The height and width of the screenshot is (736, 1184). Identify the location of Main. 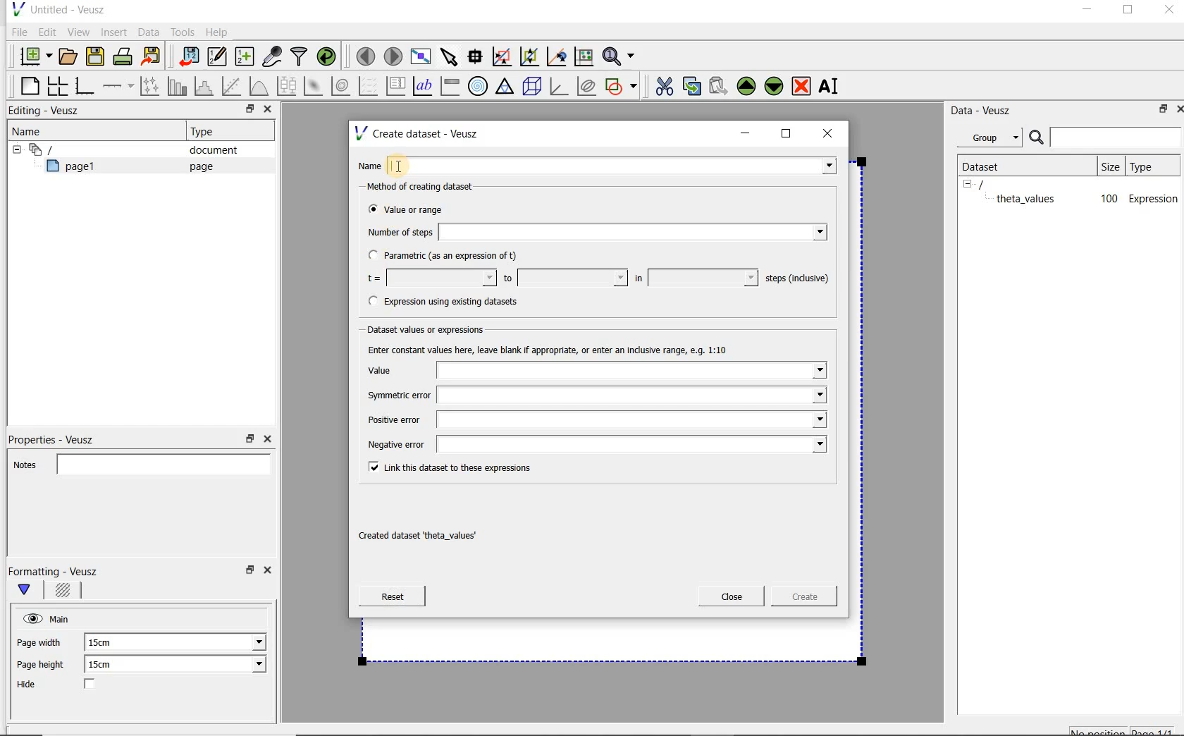
(62, 618).